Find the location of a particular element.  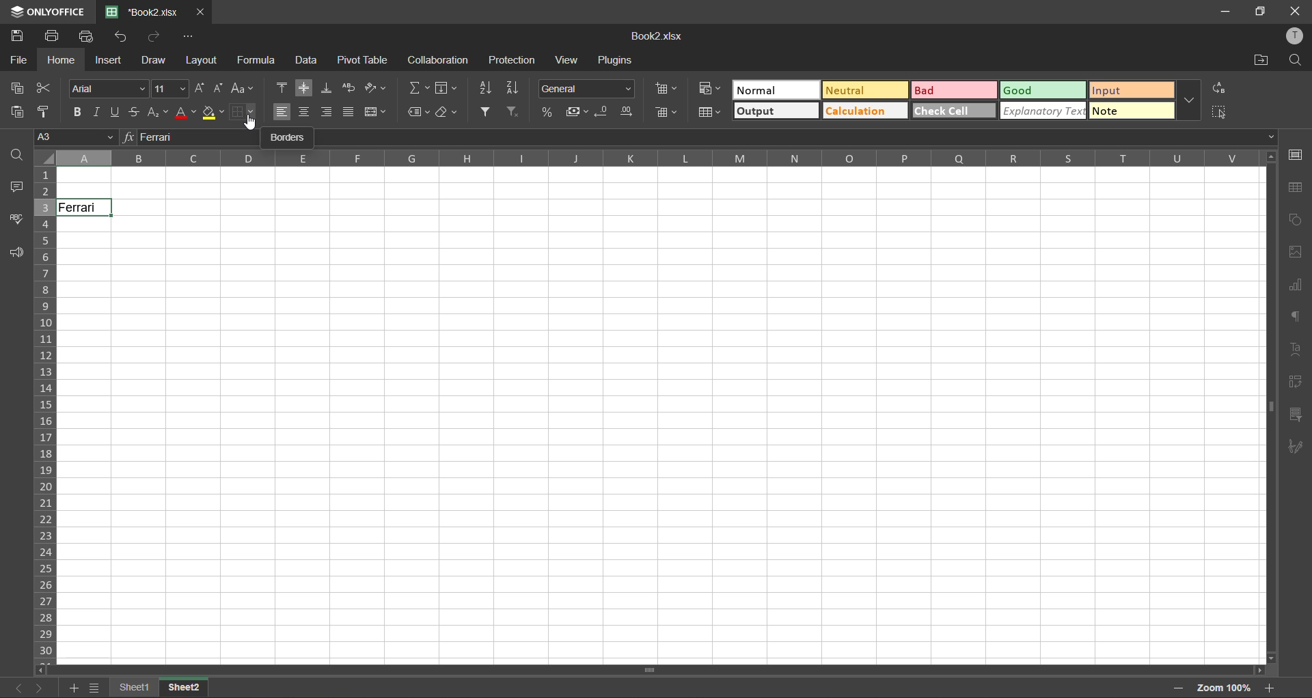

check cell is located at coordinates (955, 111).